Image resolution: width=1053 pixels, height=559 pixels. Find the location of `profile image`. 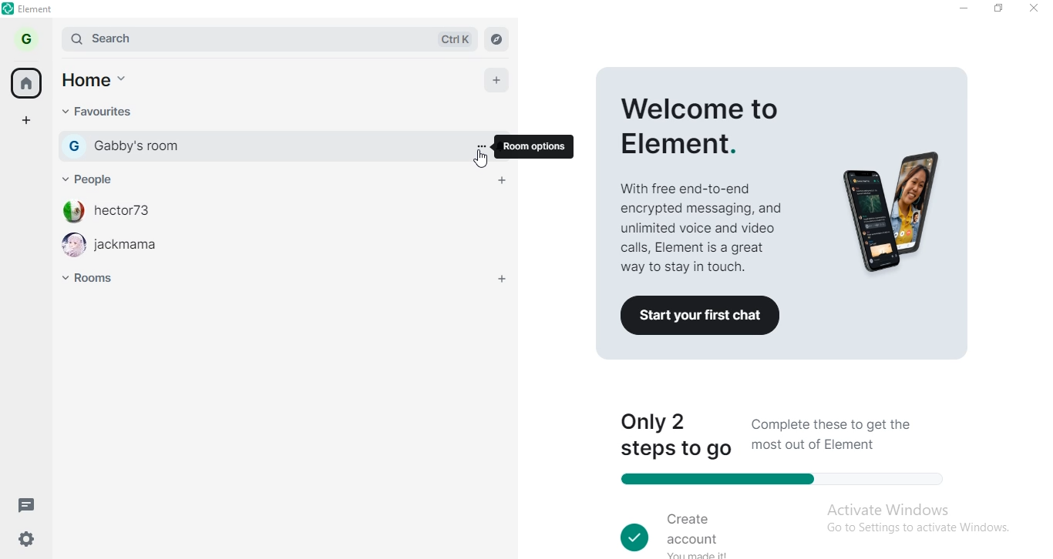

profile image is located at coordinates (72, 248).